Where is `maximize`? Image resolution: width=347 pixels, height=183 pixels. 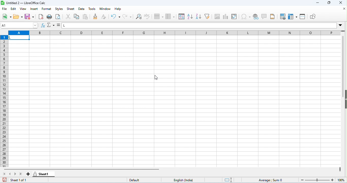 maximize is located at coordinates (329, 3).